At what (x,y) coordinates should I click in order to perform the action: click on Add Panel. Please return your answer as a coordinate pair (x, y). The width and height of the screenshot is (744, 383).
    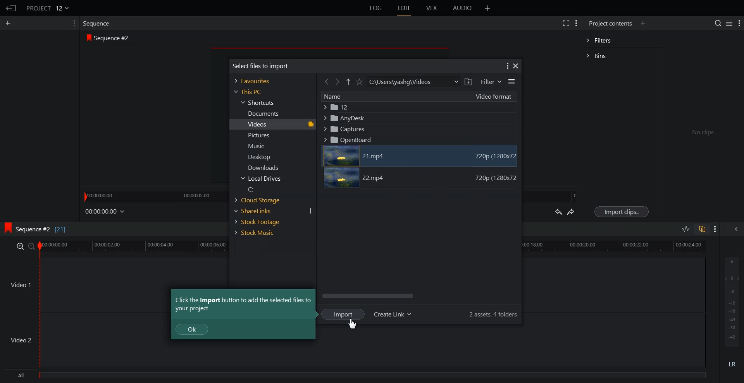
    Looking at the image, I should click on (488, 8).